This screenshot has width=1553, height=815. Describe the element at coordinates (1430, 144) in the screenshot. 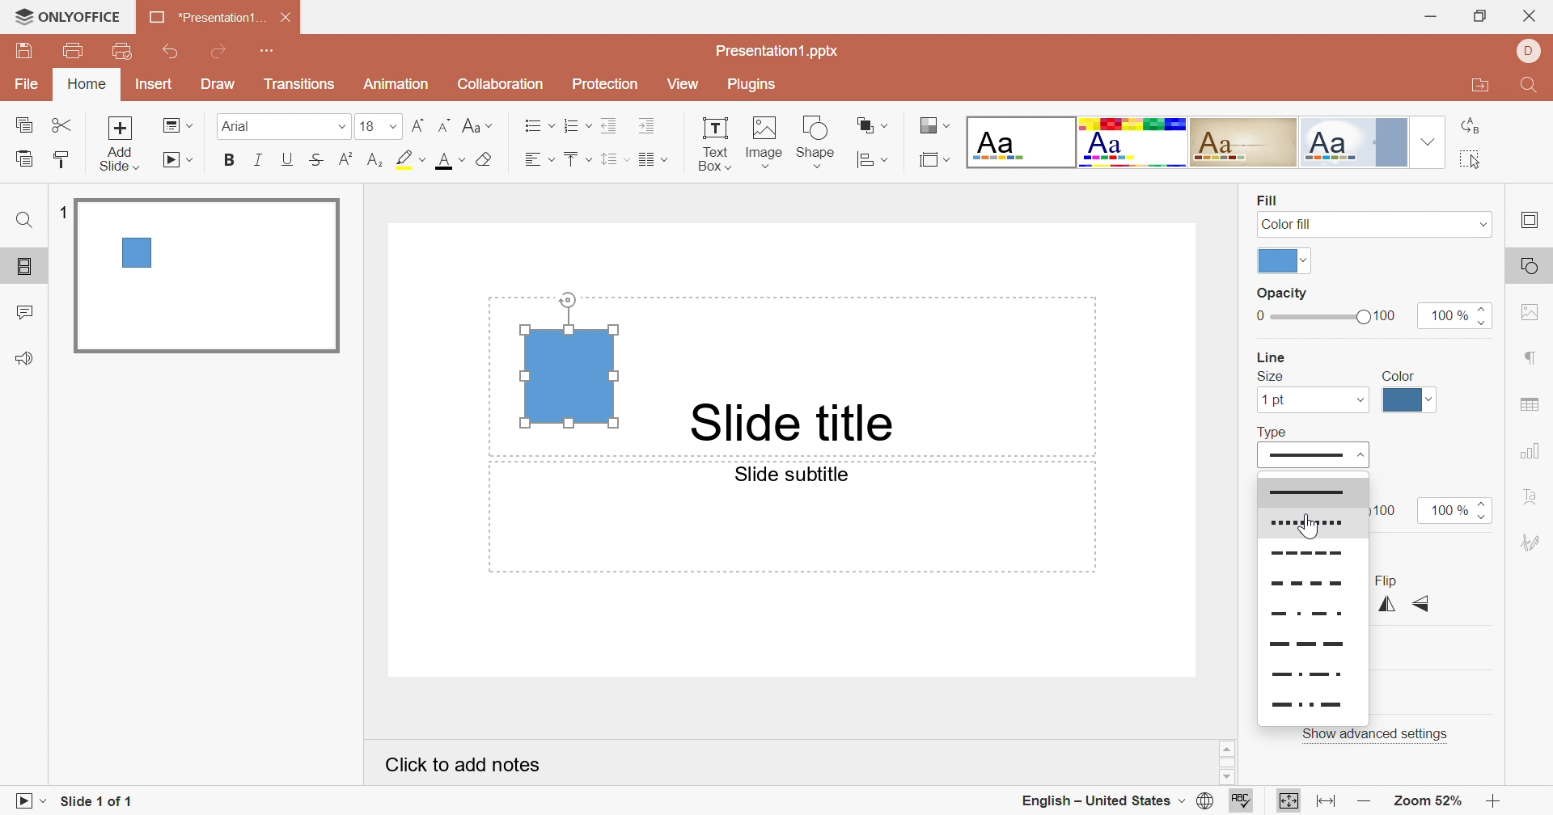

I see `Drop Down` at that location.